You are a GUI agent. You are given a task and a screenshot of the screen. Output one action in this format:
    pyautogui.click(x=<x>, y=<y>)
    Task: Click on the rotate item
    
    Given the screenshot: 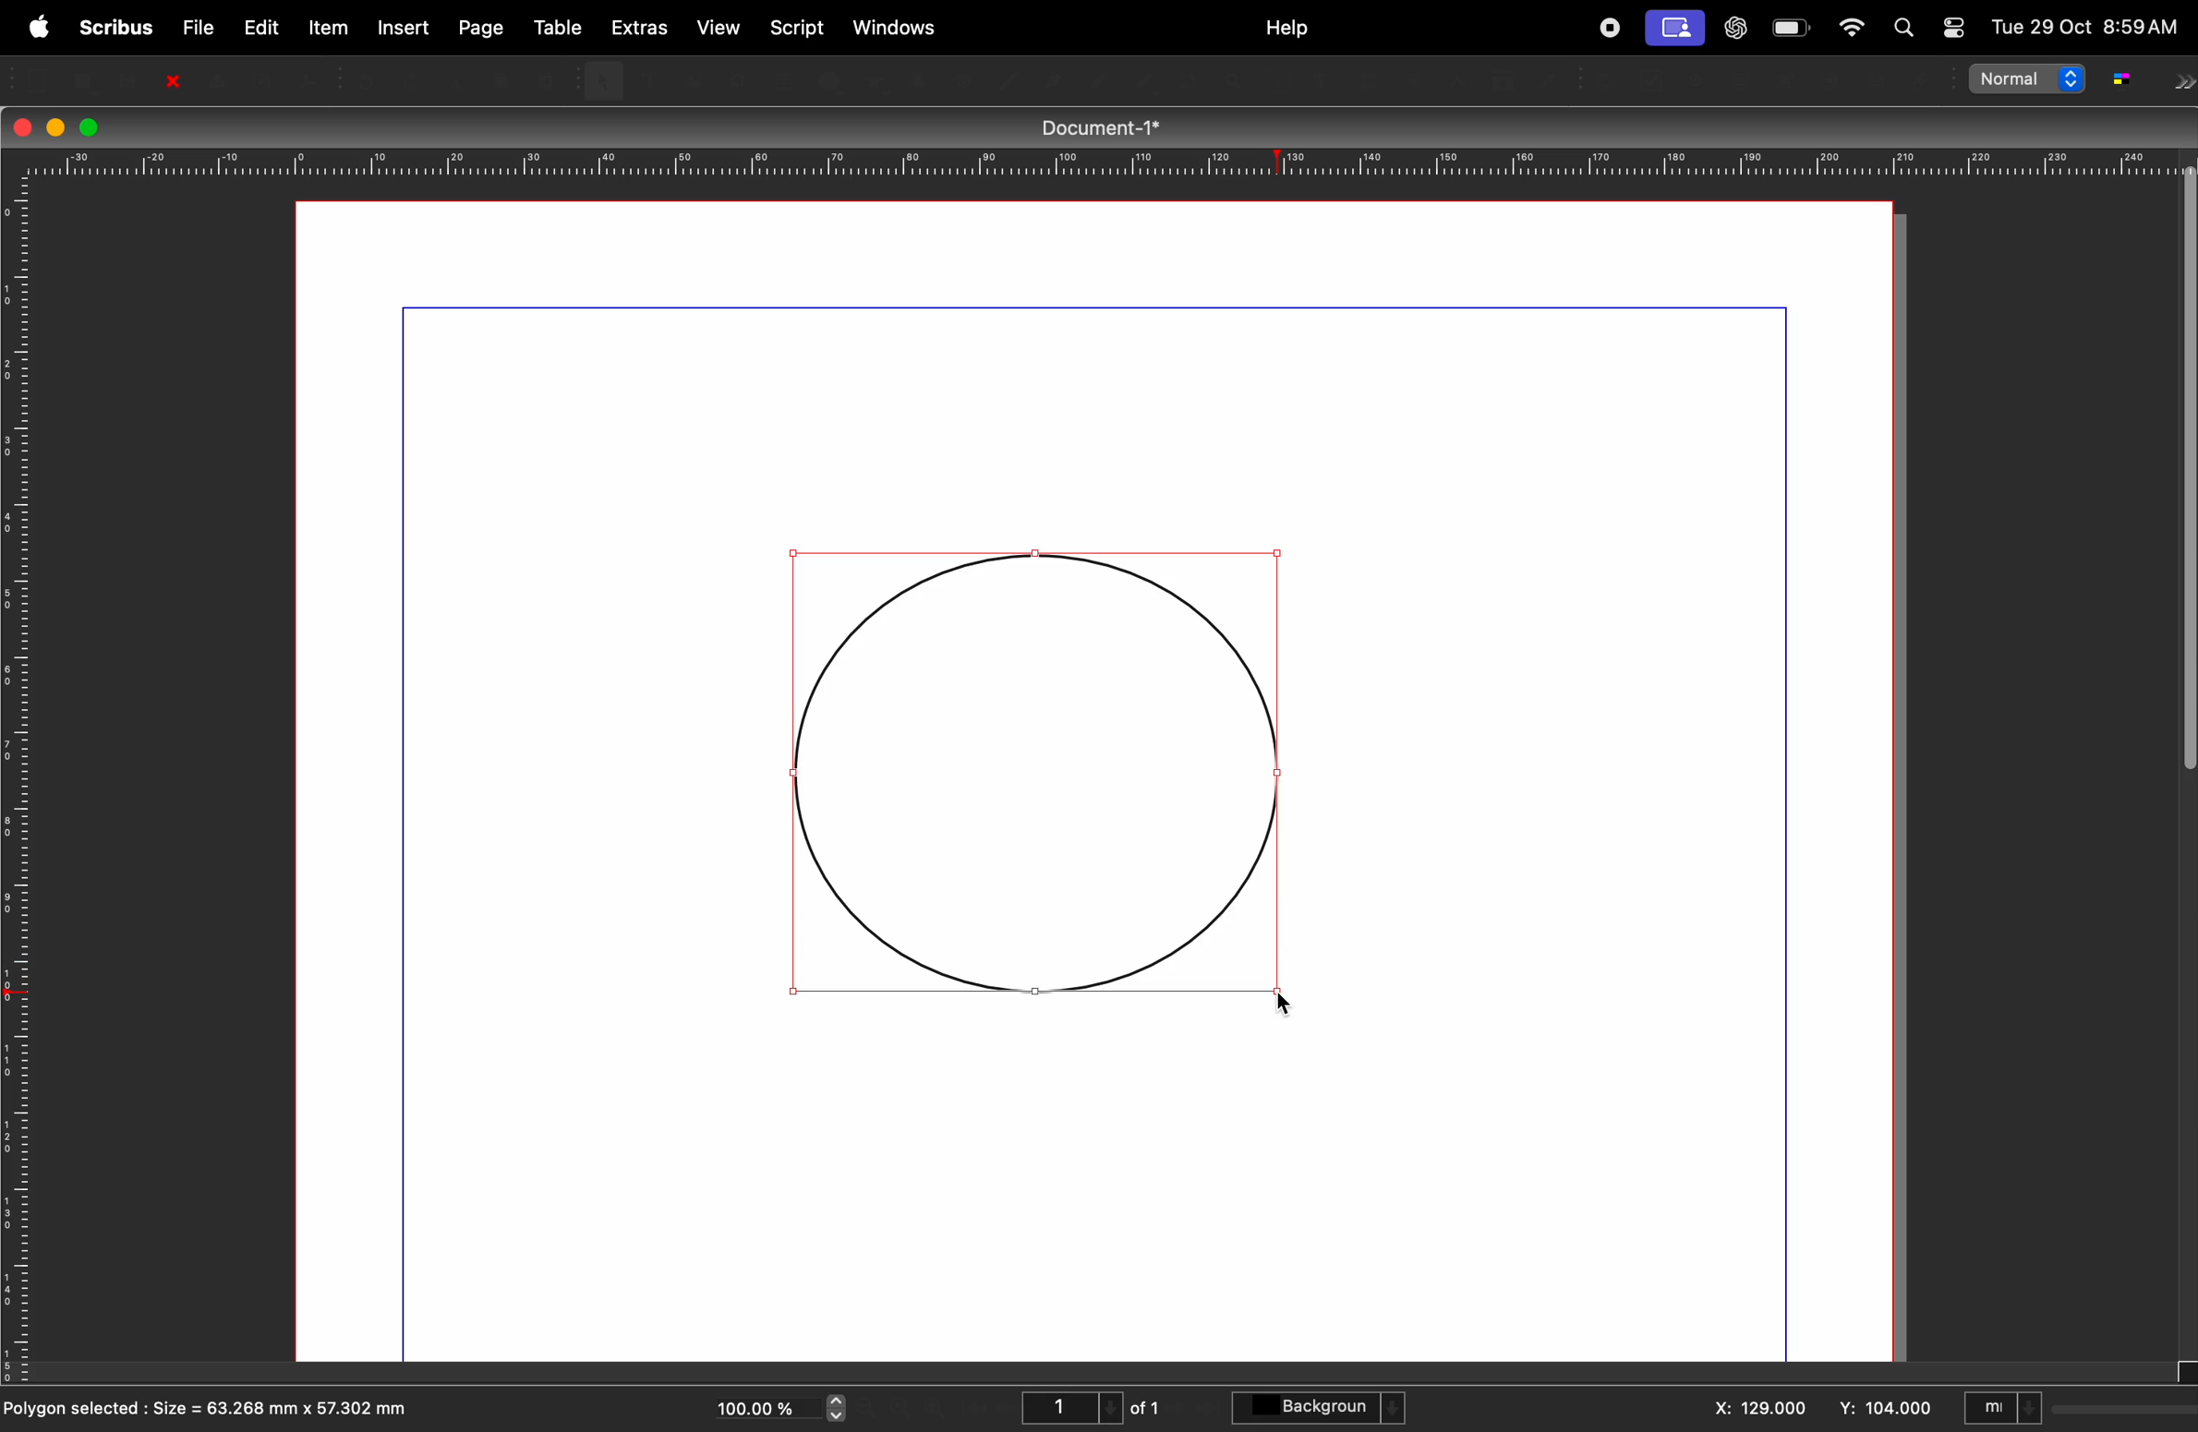 What is the action you would take?
    pyautogui.click(x=1190, y=81)
    